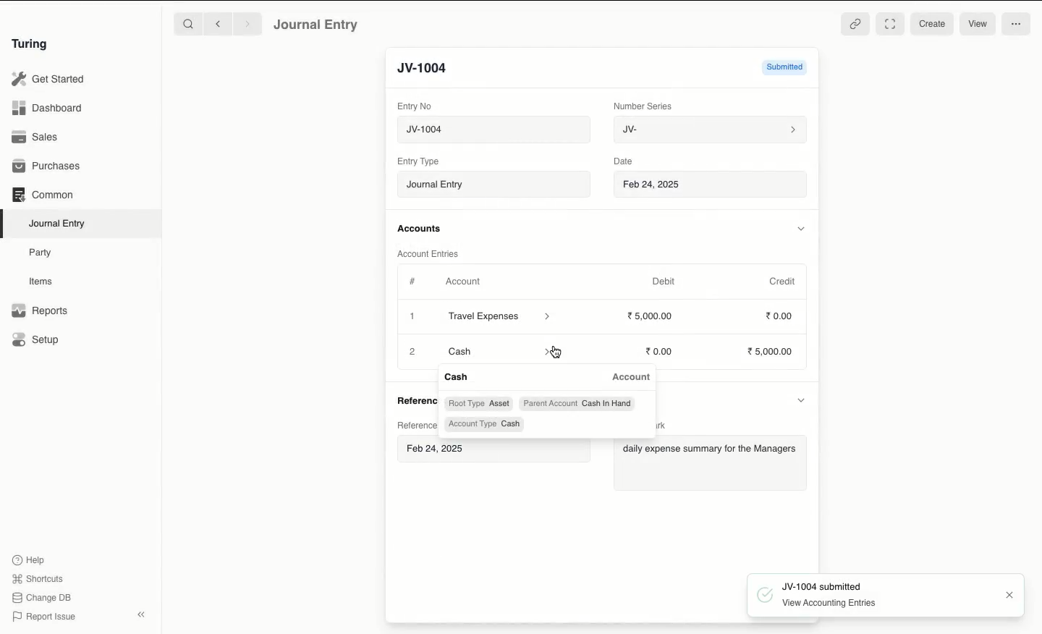 The width and height of the screenshot is (1042, 634). I want to click on JV-1004 submitted, so click(824, 586).